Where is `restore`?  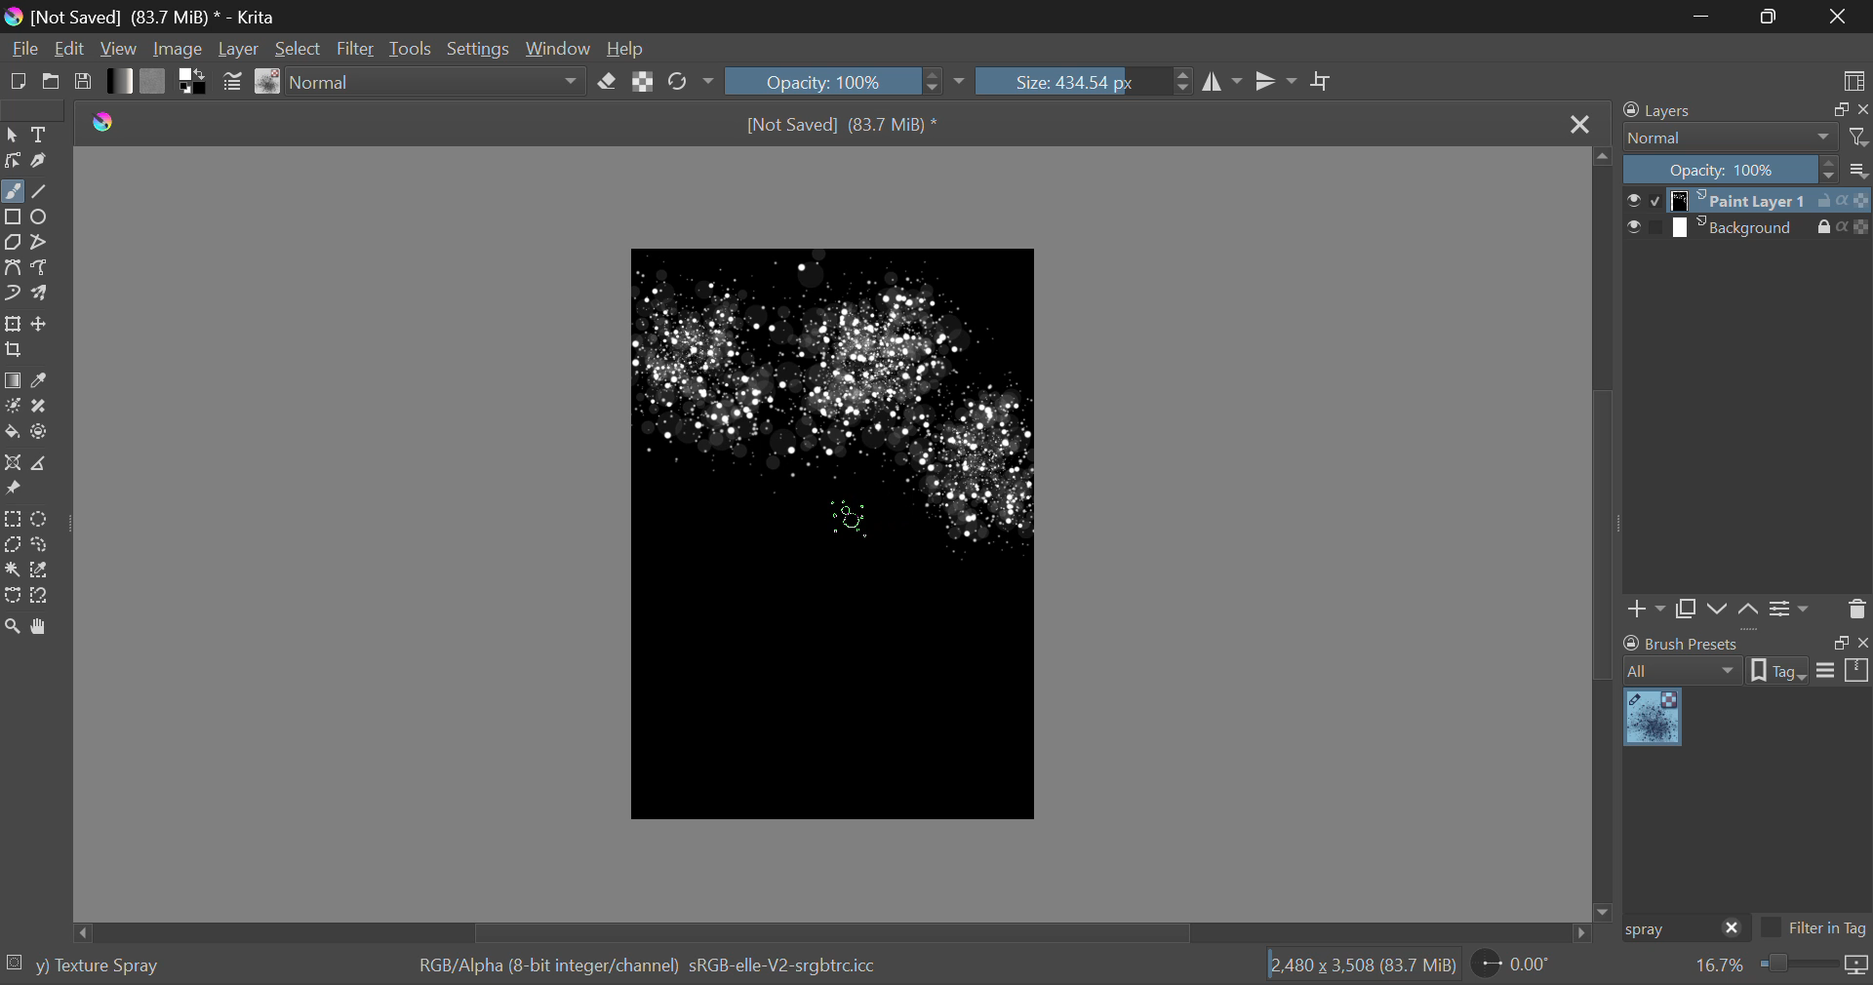 restore is located at coordinates (1837, 643).